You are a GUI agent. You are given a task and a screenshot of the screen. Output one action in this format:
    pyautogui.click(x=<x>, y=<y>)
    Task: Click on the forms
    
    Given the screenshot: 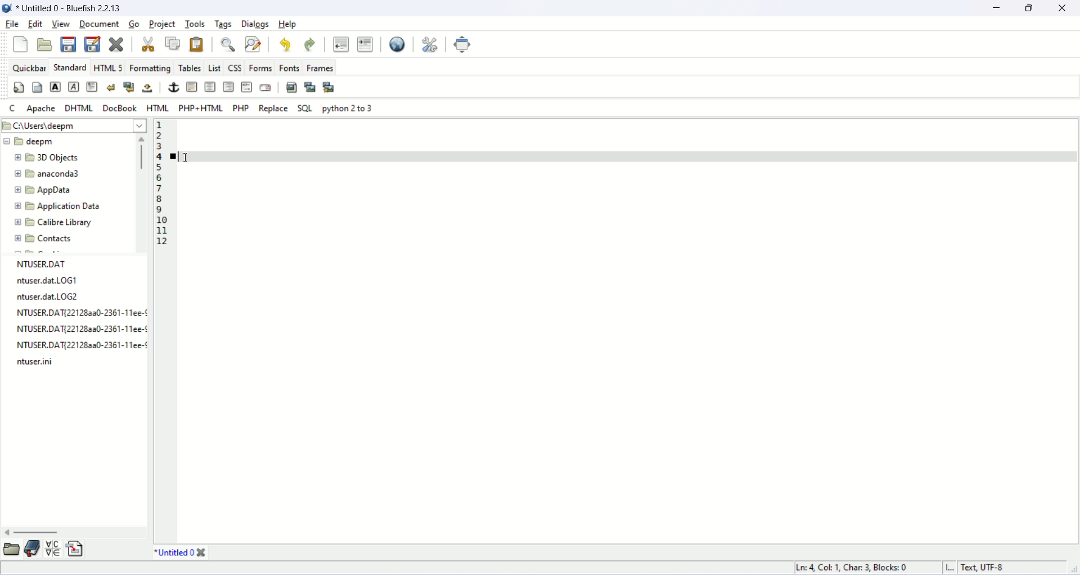 What is the action you would take?
    pyautogui.click(x=261, y=66)
    